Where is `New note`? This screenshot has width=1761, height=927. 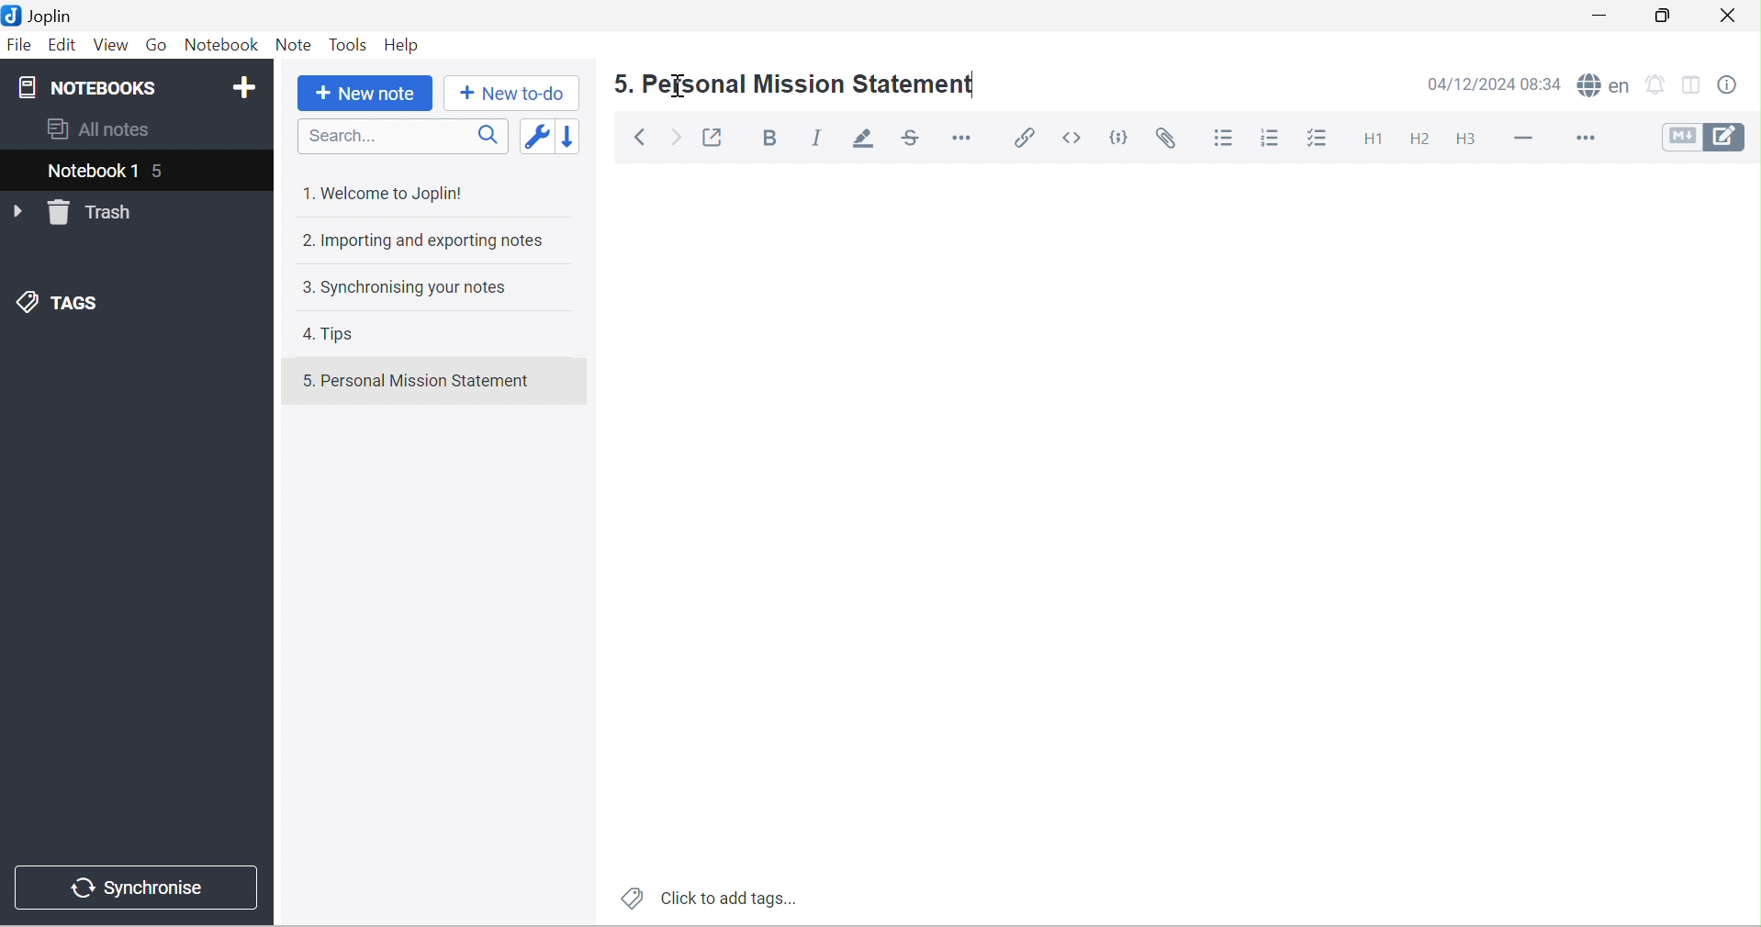
New note is located at coordinates (368, 94).